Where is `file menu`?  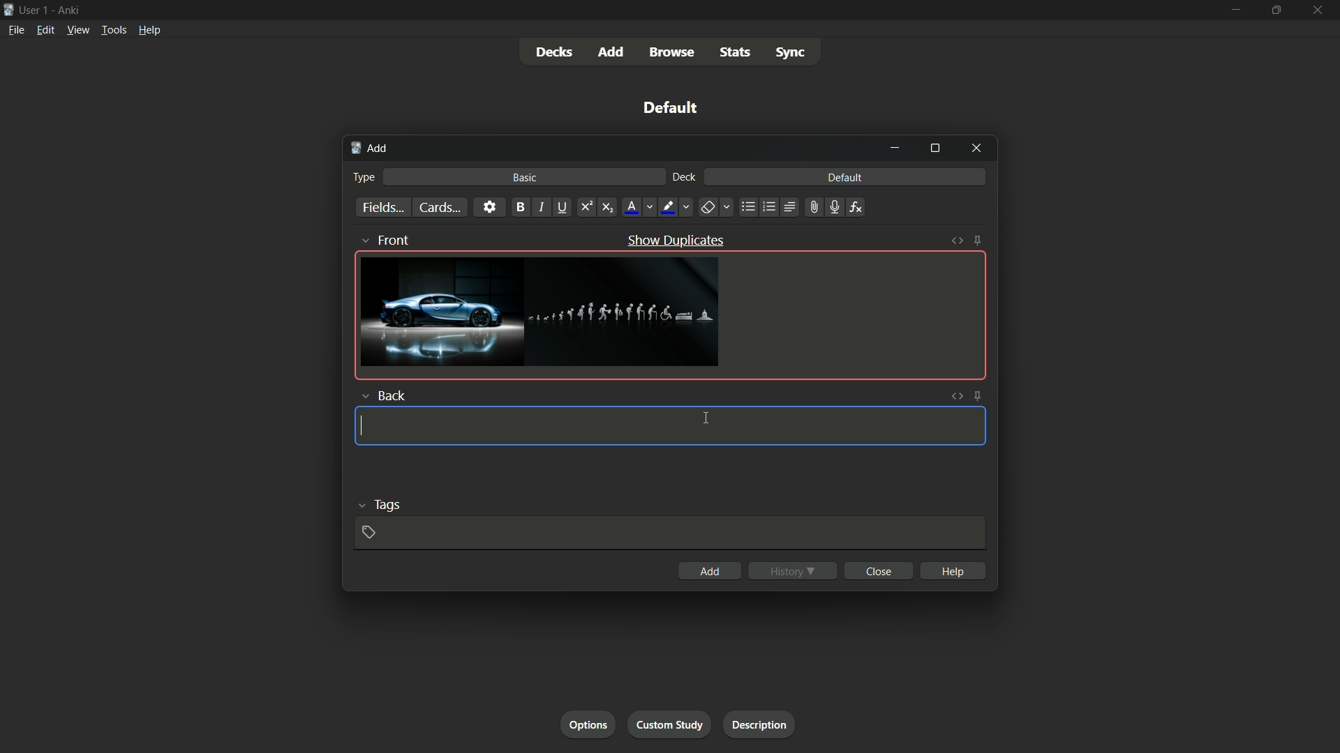
file menu is located at coordinates (15, 29).